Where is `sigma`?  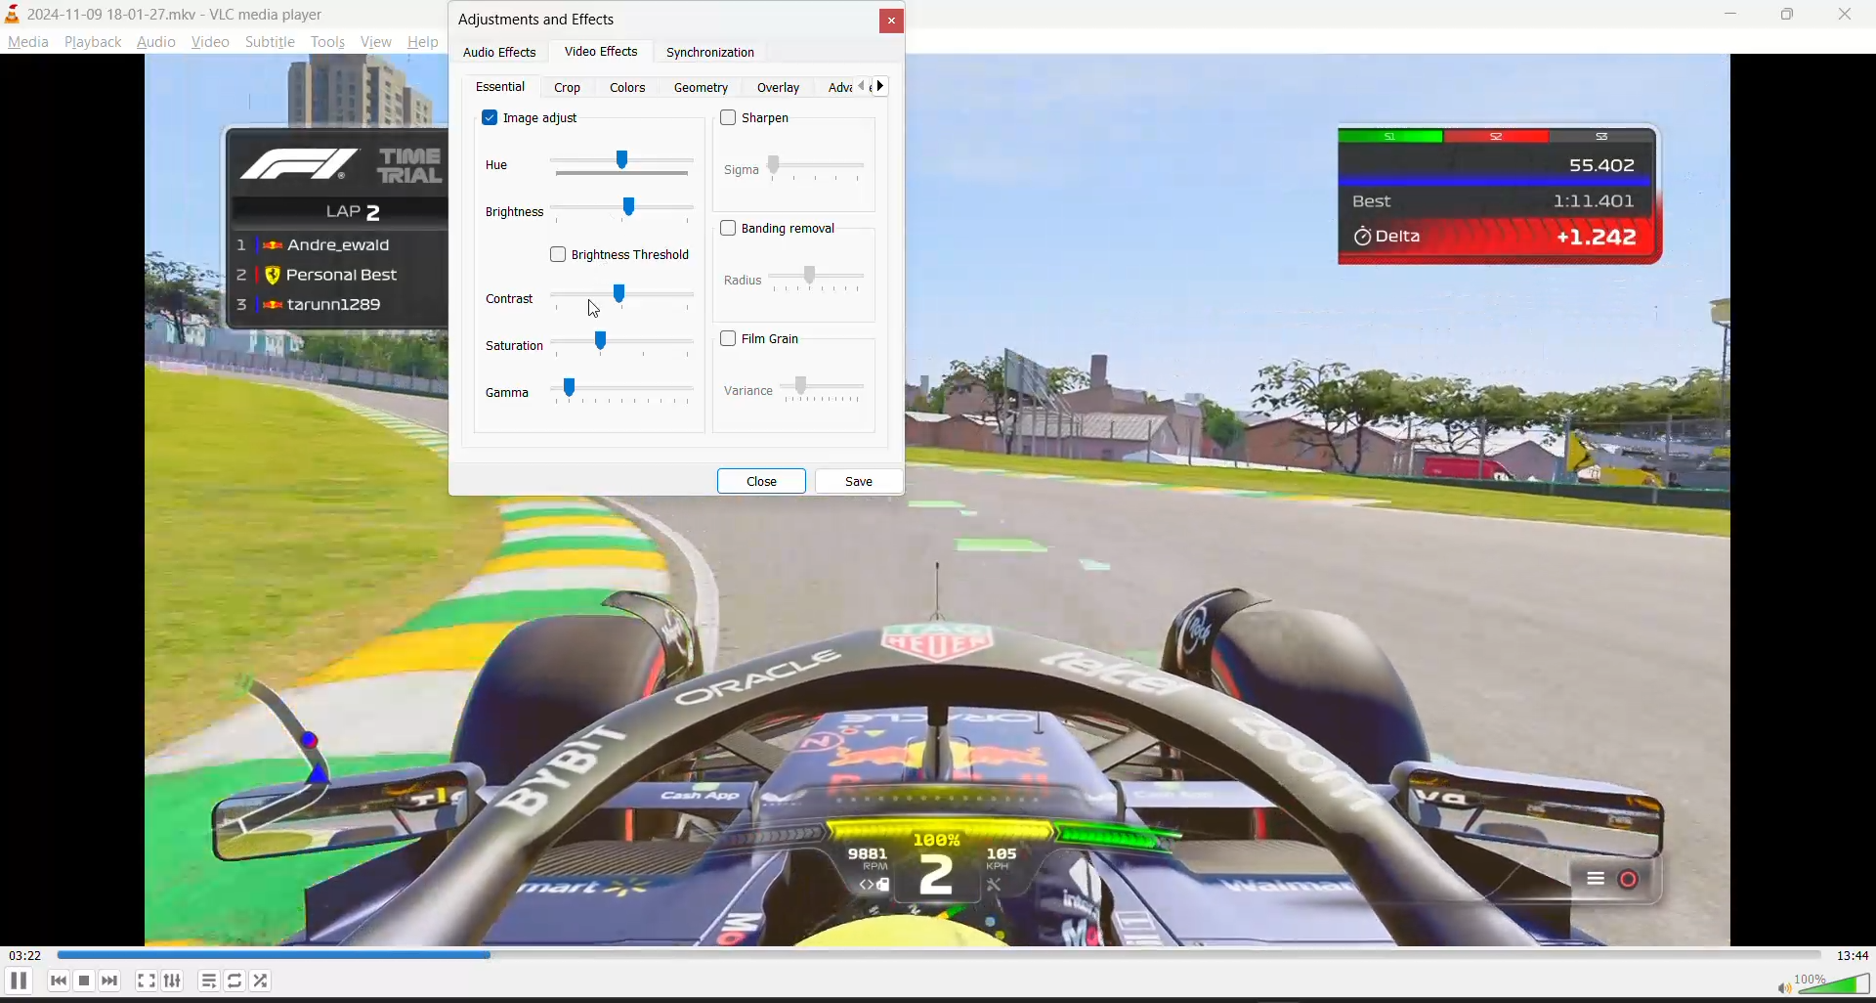 sigma is located at coordinates (742, 170).